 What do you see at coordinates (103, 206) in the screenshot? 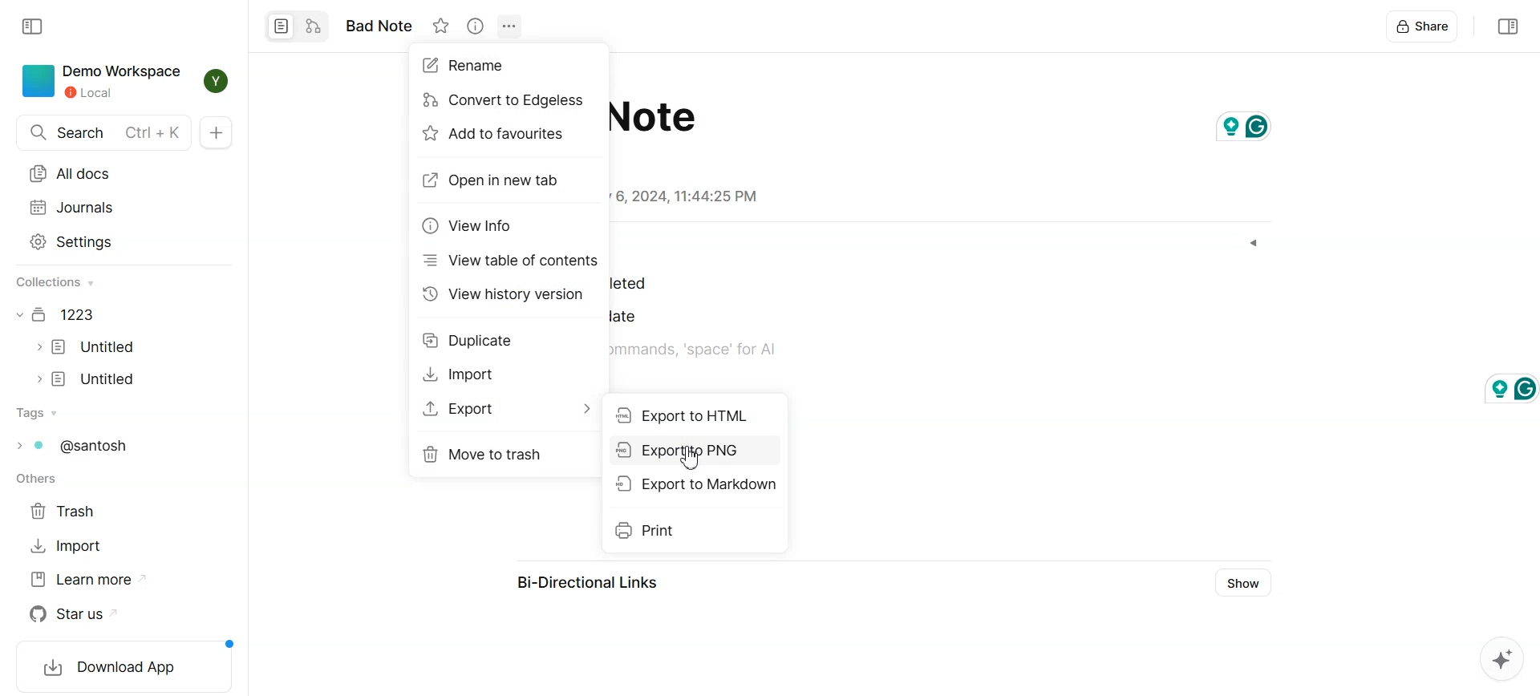
I see `Journals` at bounding box center [103, 206].